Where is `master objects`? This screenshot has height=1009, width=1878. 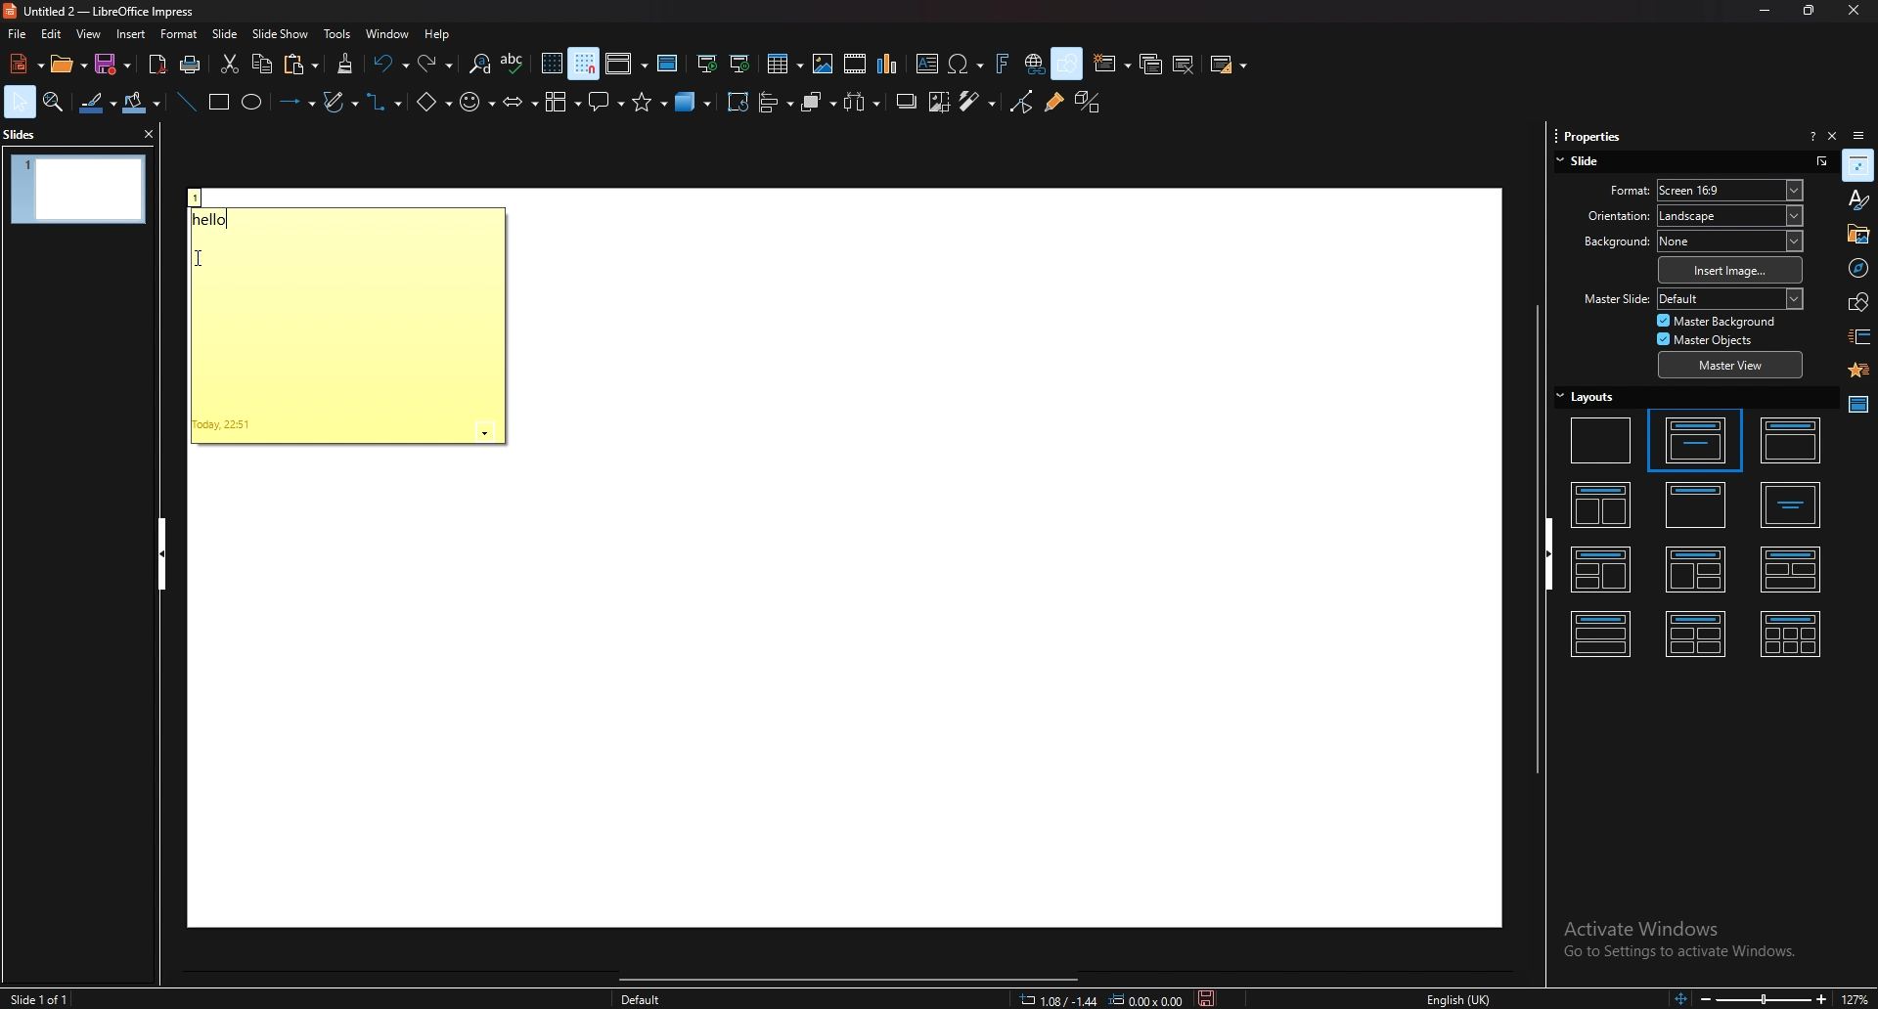 master objects is located at coordinates (1711, 339).